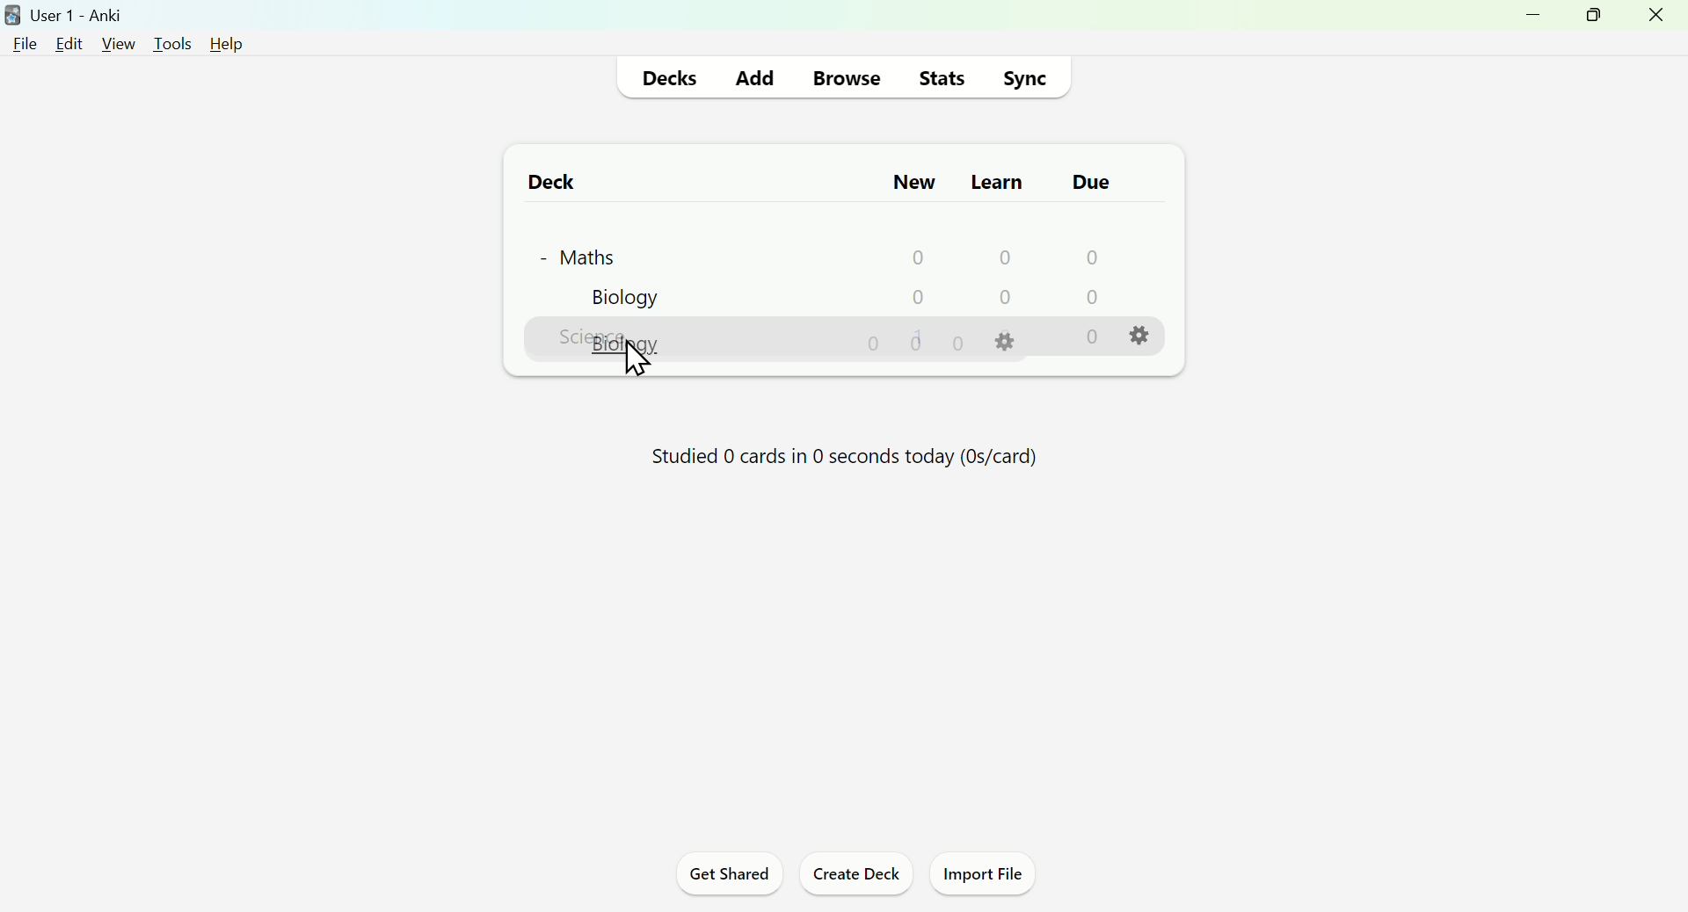 The image size is (1688, 912). I want to click on 0, so click(1004, 256).